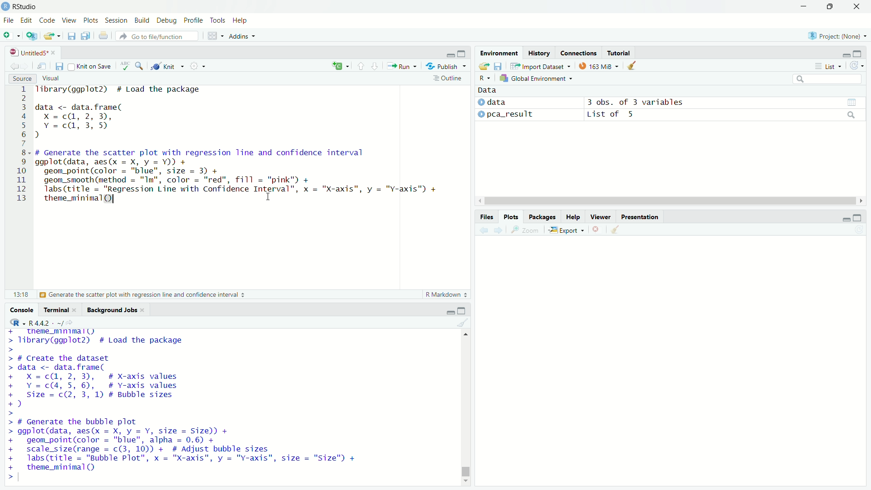  Describe the element at coordinates (47, 20) in the screenshot. I see `Code` at that location.